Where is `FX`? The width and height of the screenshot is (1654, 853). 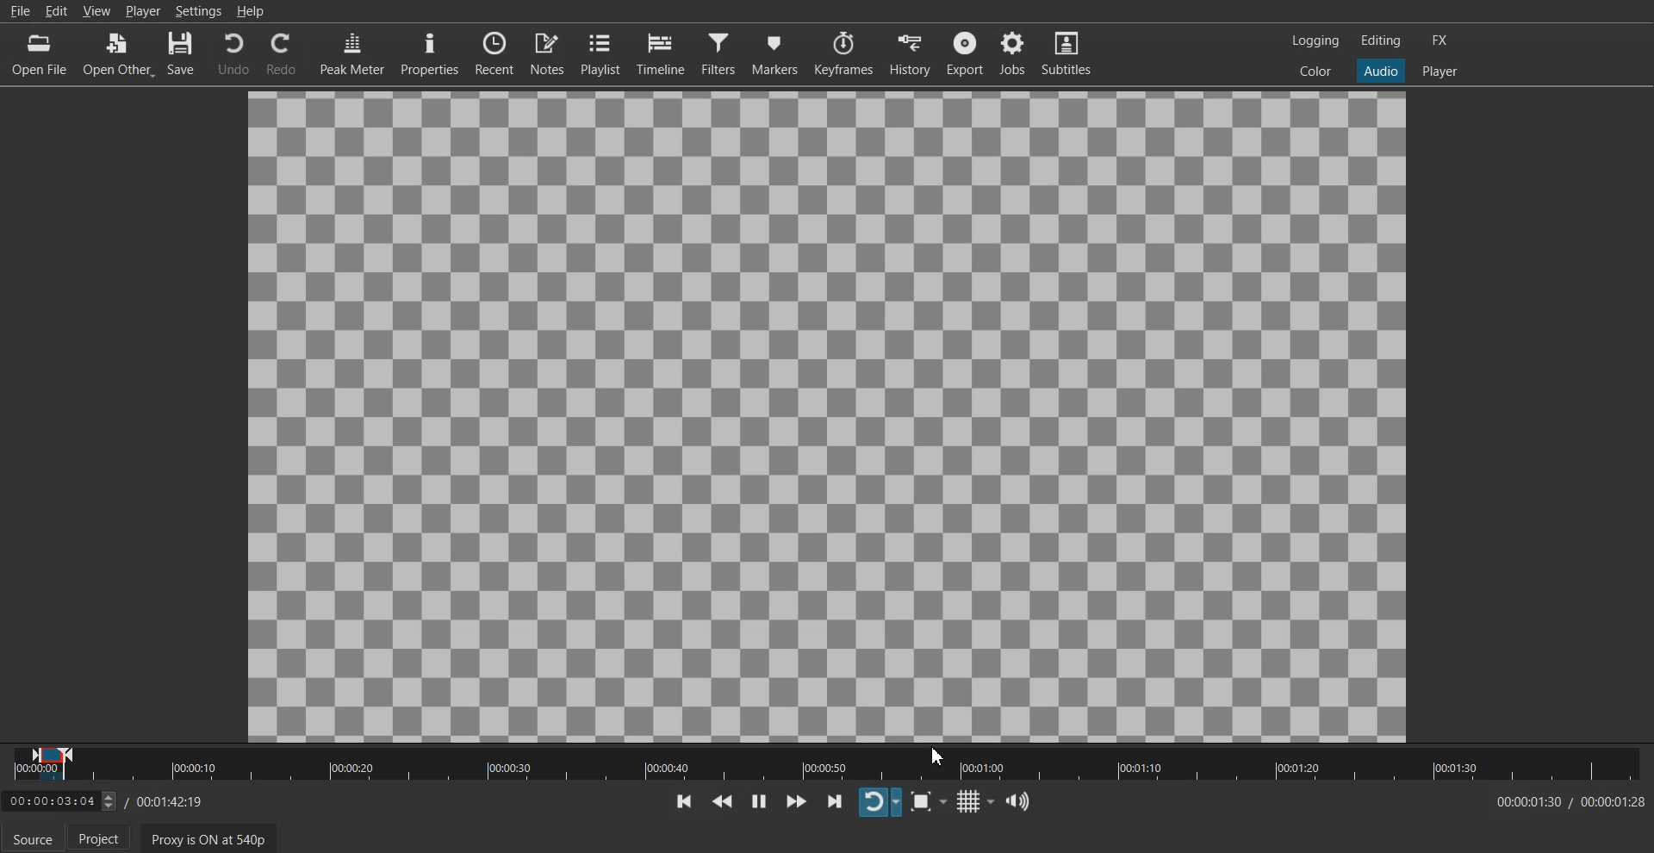 FX is located at coordinates (1441, 40).